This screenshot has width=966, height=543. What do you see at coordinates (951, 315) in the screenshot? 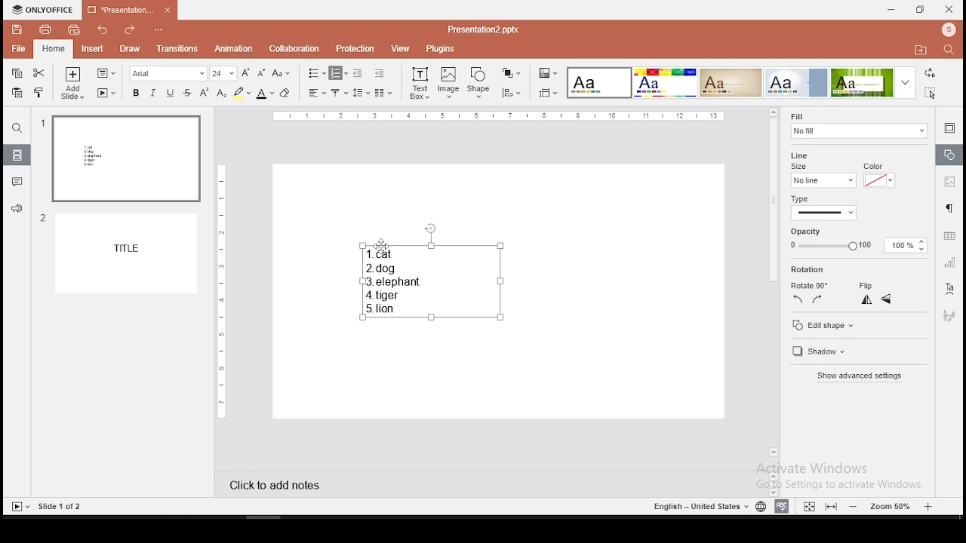
I see `` at bounding box center [951, 315].